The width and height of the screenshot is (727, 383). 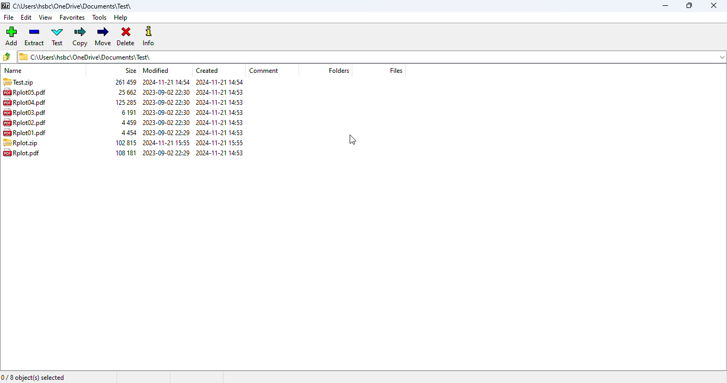 I want to click on size, so click(x=125, y=118).